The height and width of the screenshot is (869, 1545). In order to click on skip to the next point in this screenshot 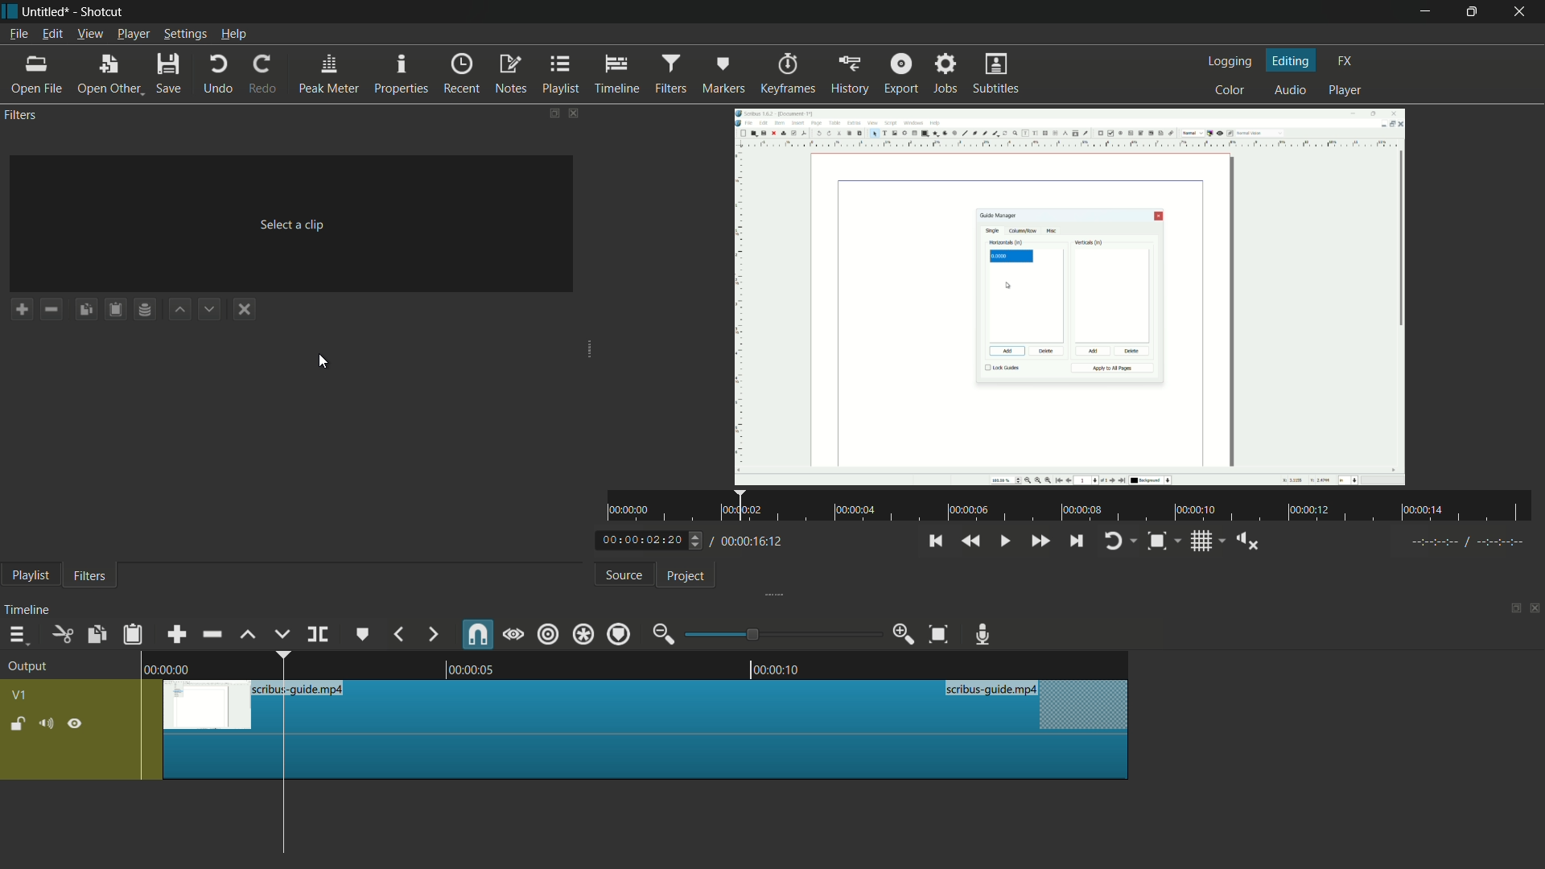, I will do `click(1077, 541)`.